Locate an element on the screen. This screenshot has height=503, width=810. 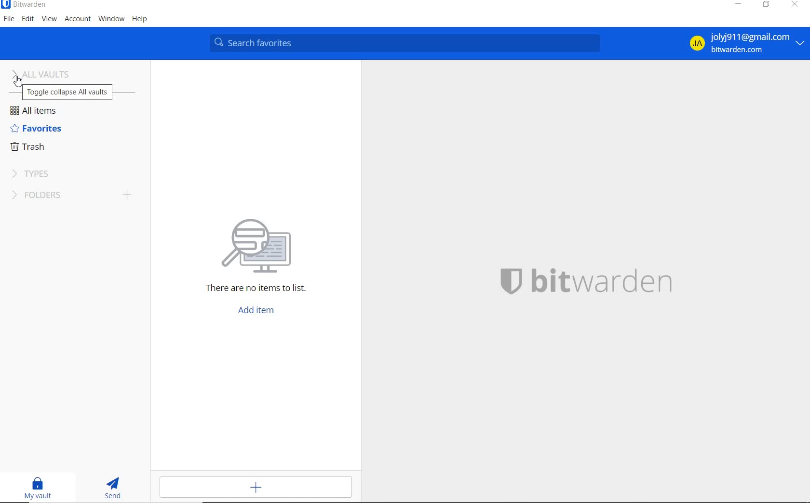
EDIT is located at coordinates (28, 20).